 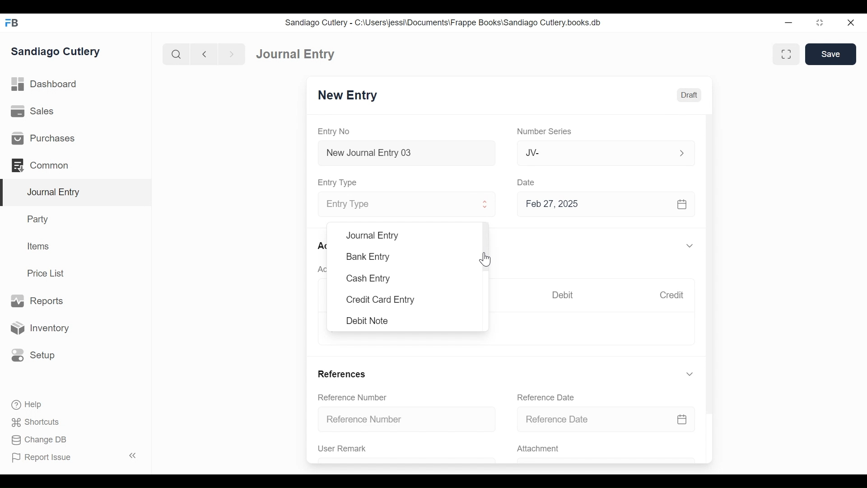 I want to click on Expand, so click(x=681, y=153).